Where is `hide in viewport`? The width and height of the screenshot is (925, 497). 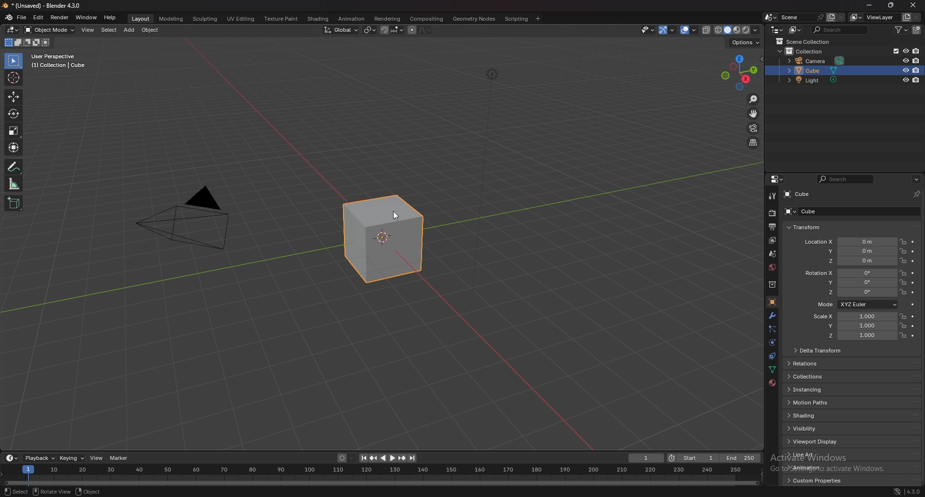
hide in viewport is located at coordinates (905, 70).